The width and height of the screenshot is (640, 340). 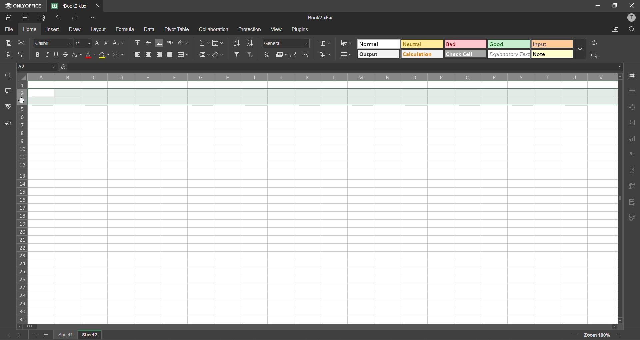 I want to click on increment size, so click(x=98, y=43).